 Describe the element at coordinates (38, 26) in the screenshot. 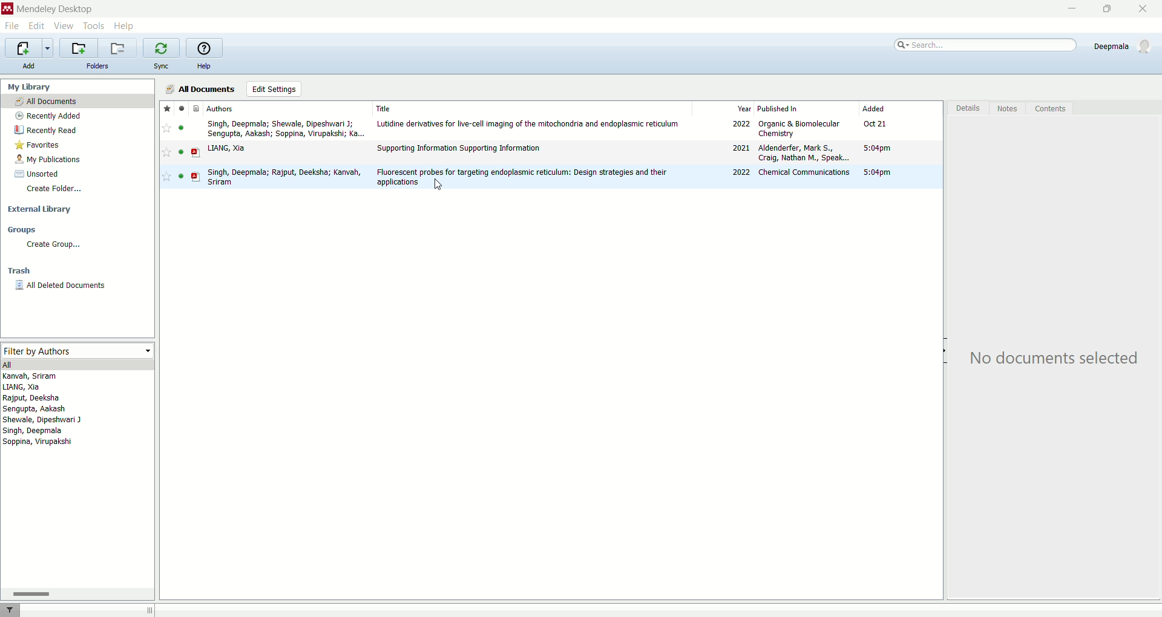

I see `edit` at that location.